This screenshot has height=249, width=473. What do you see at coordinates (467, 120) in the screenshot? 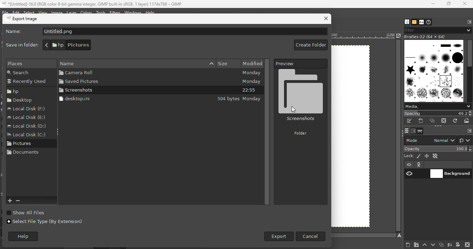
I see `Open brush as image` at bounding box center [467, 120].